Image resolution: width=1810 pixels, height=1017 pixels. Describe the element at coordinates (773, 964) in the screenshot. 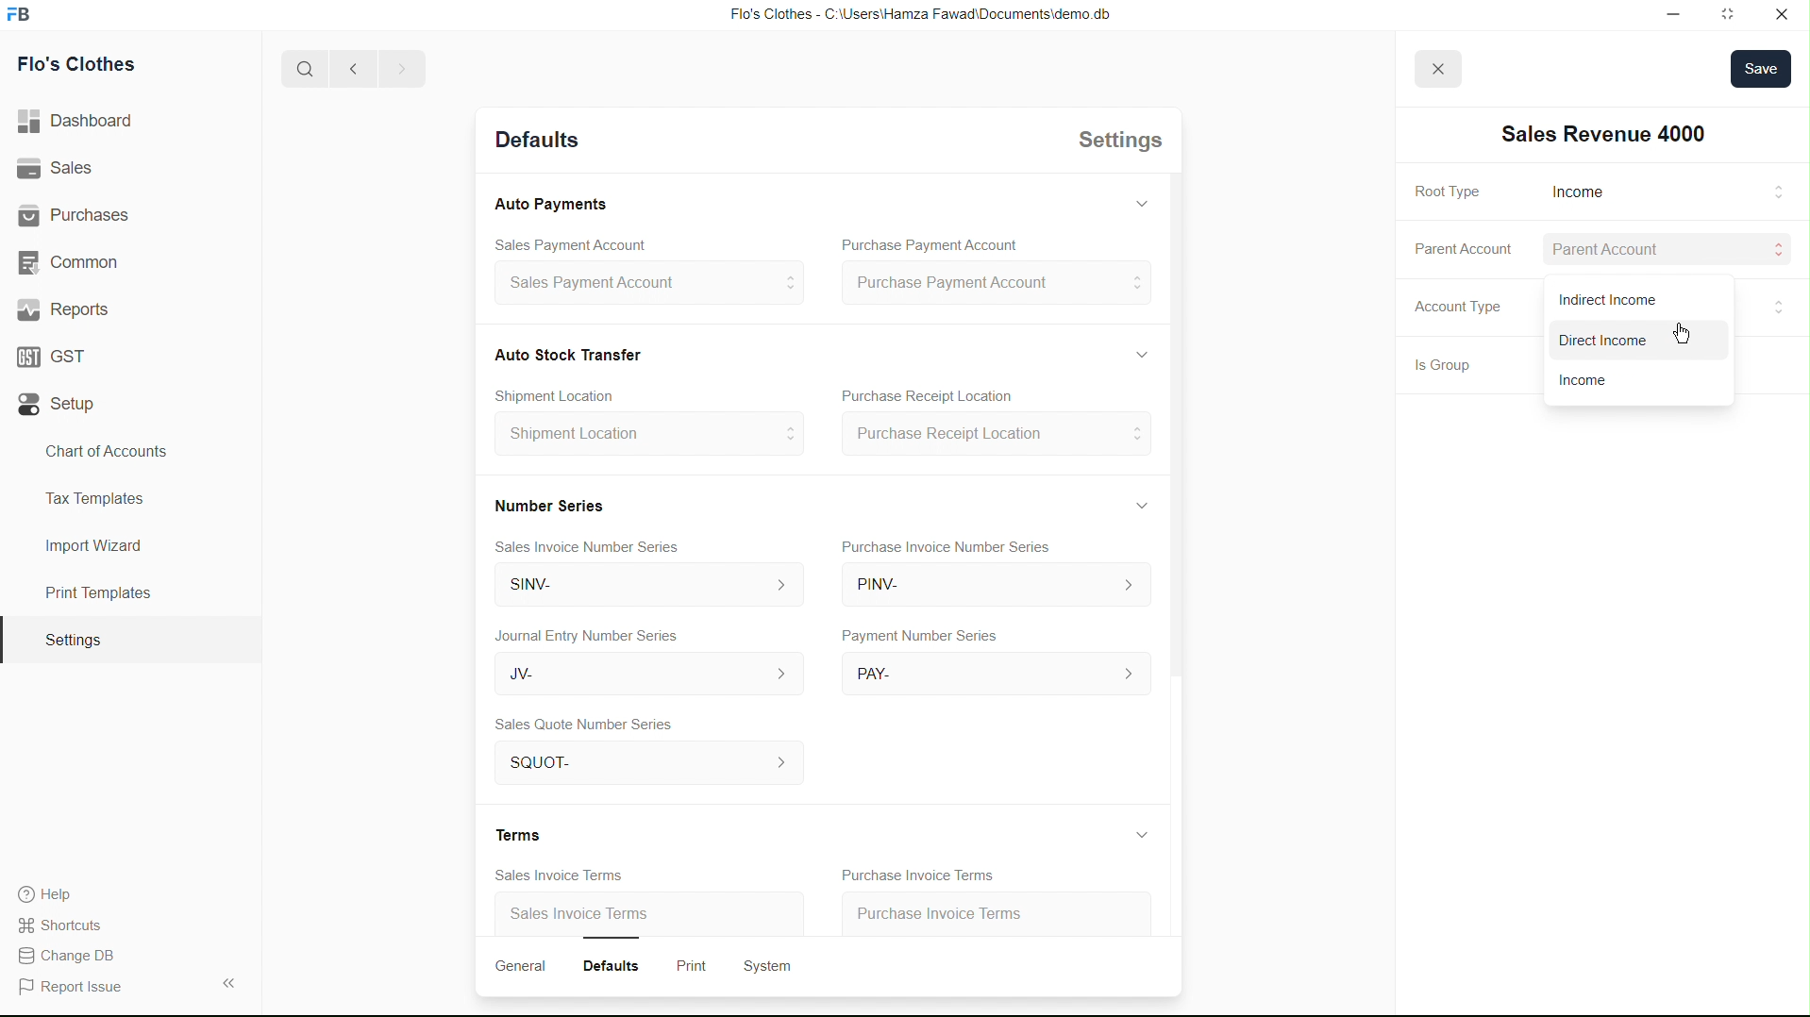

I see `System` at that location.